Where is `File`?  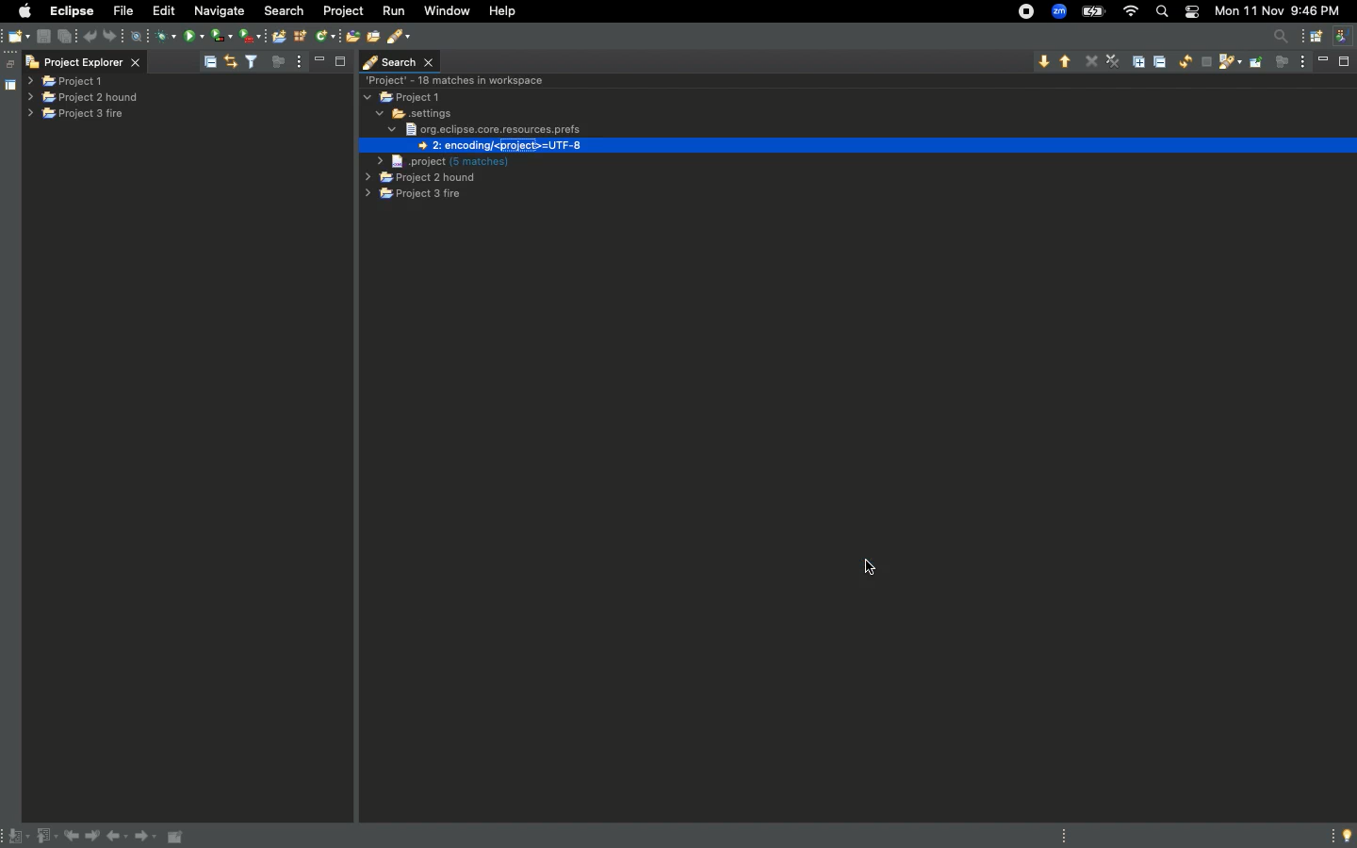
File is located at coordinates (125, 11).